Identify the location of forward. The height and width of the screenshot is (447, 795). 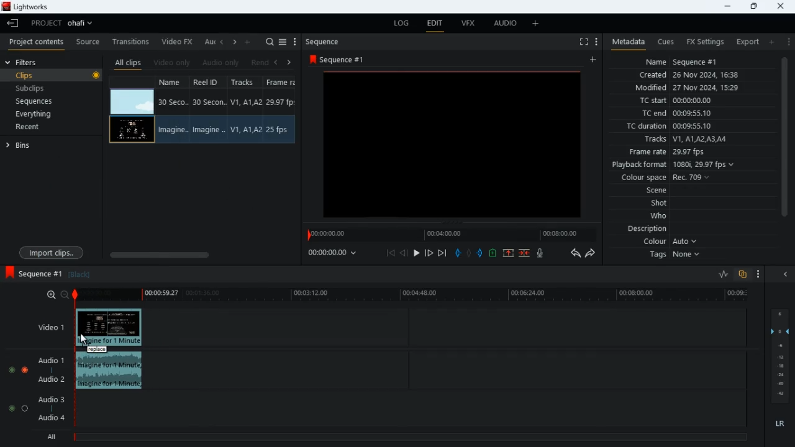
(591, 254).